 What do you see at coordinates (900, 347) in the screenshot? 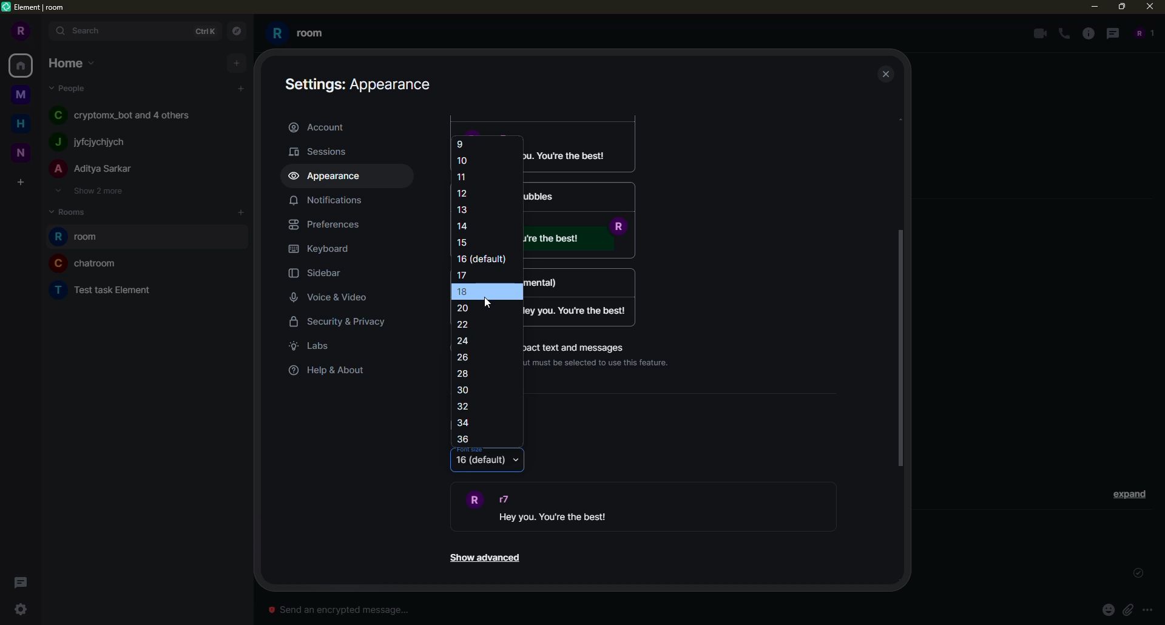
I see `drag` at bounding box center [900, 347].